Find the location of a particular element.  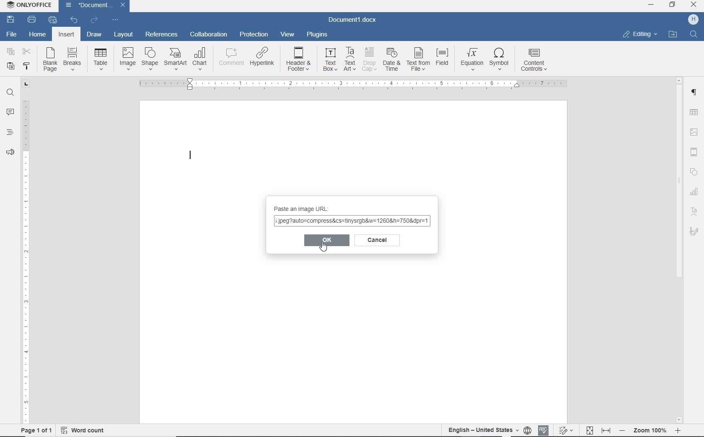

find and replace is located at coordinates (12, 93).